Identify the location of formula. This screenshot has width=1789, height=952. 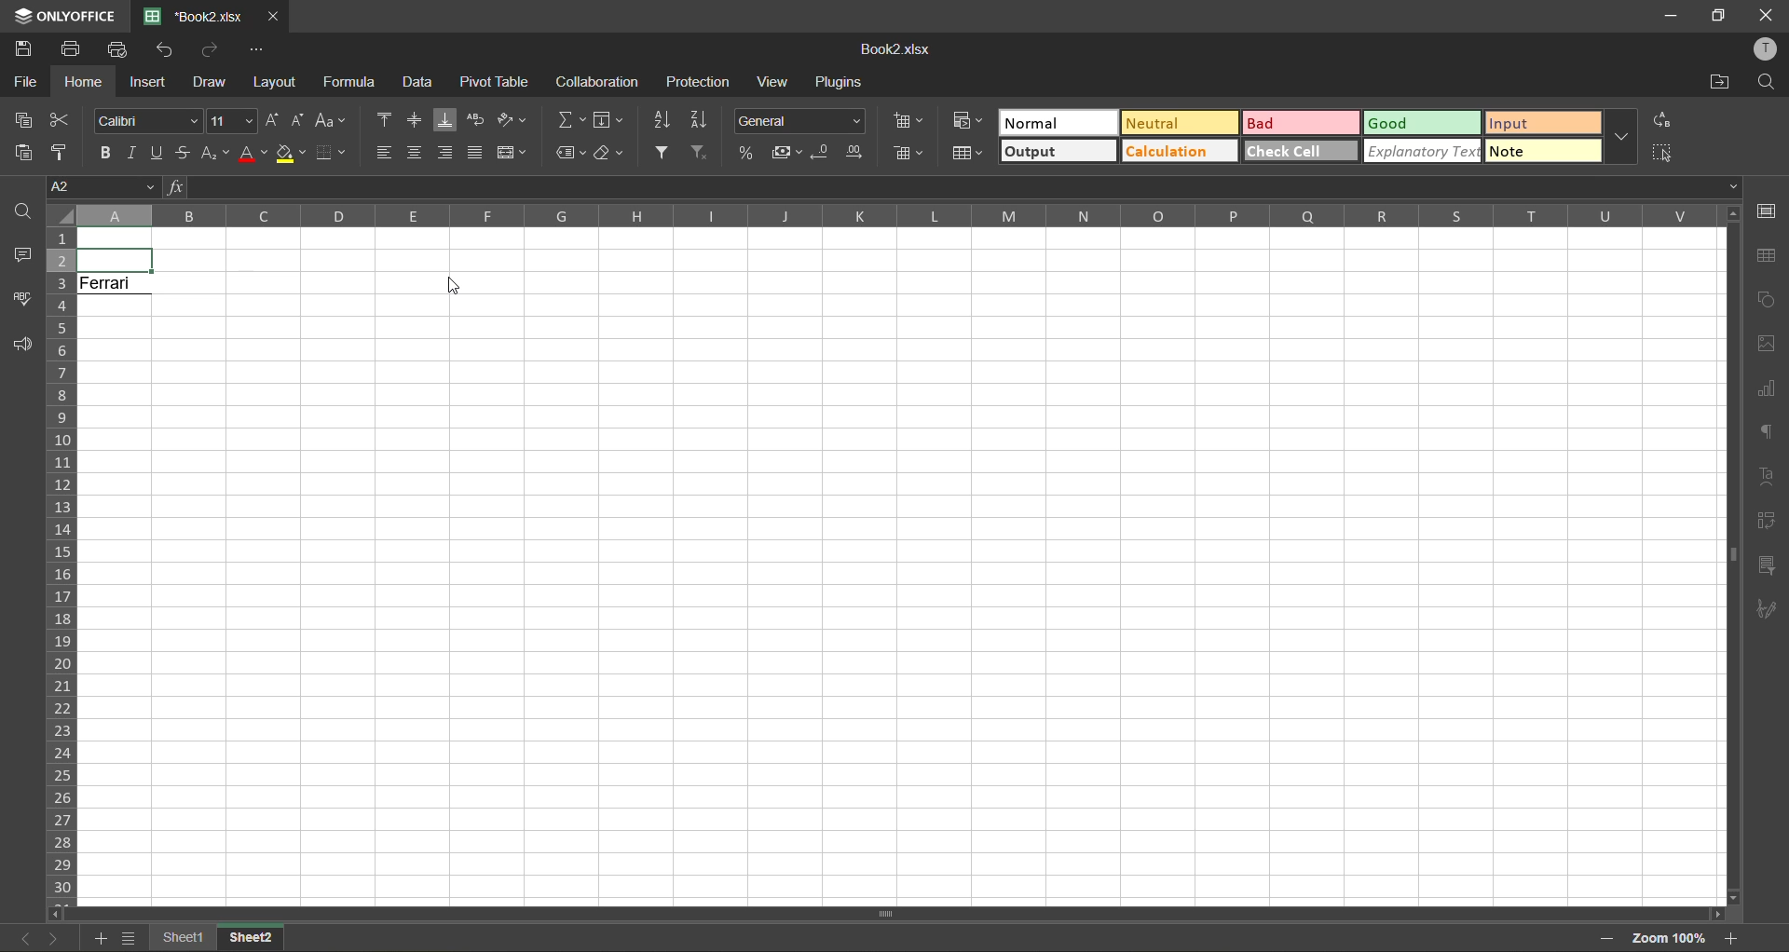
(351, 82).